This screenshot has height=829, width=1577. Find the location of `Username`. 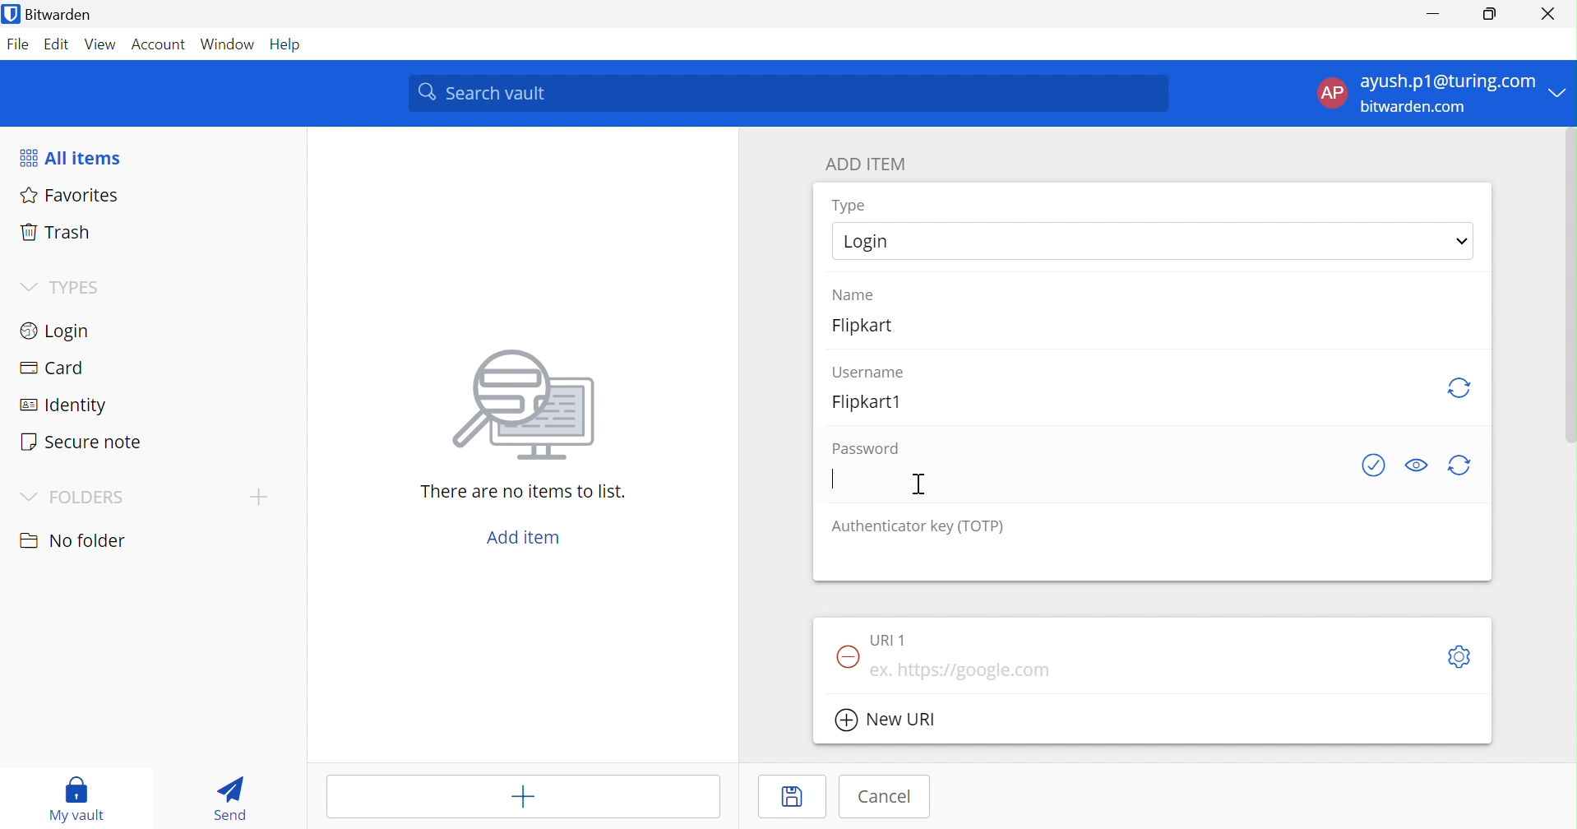

Username is located at coordinates (869, 370).